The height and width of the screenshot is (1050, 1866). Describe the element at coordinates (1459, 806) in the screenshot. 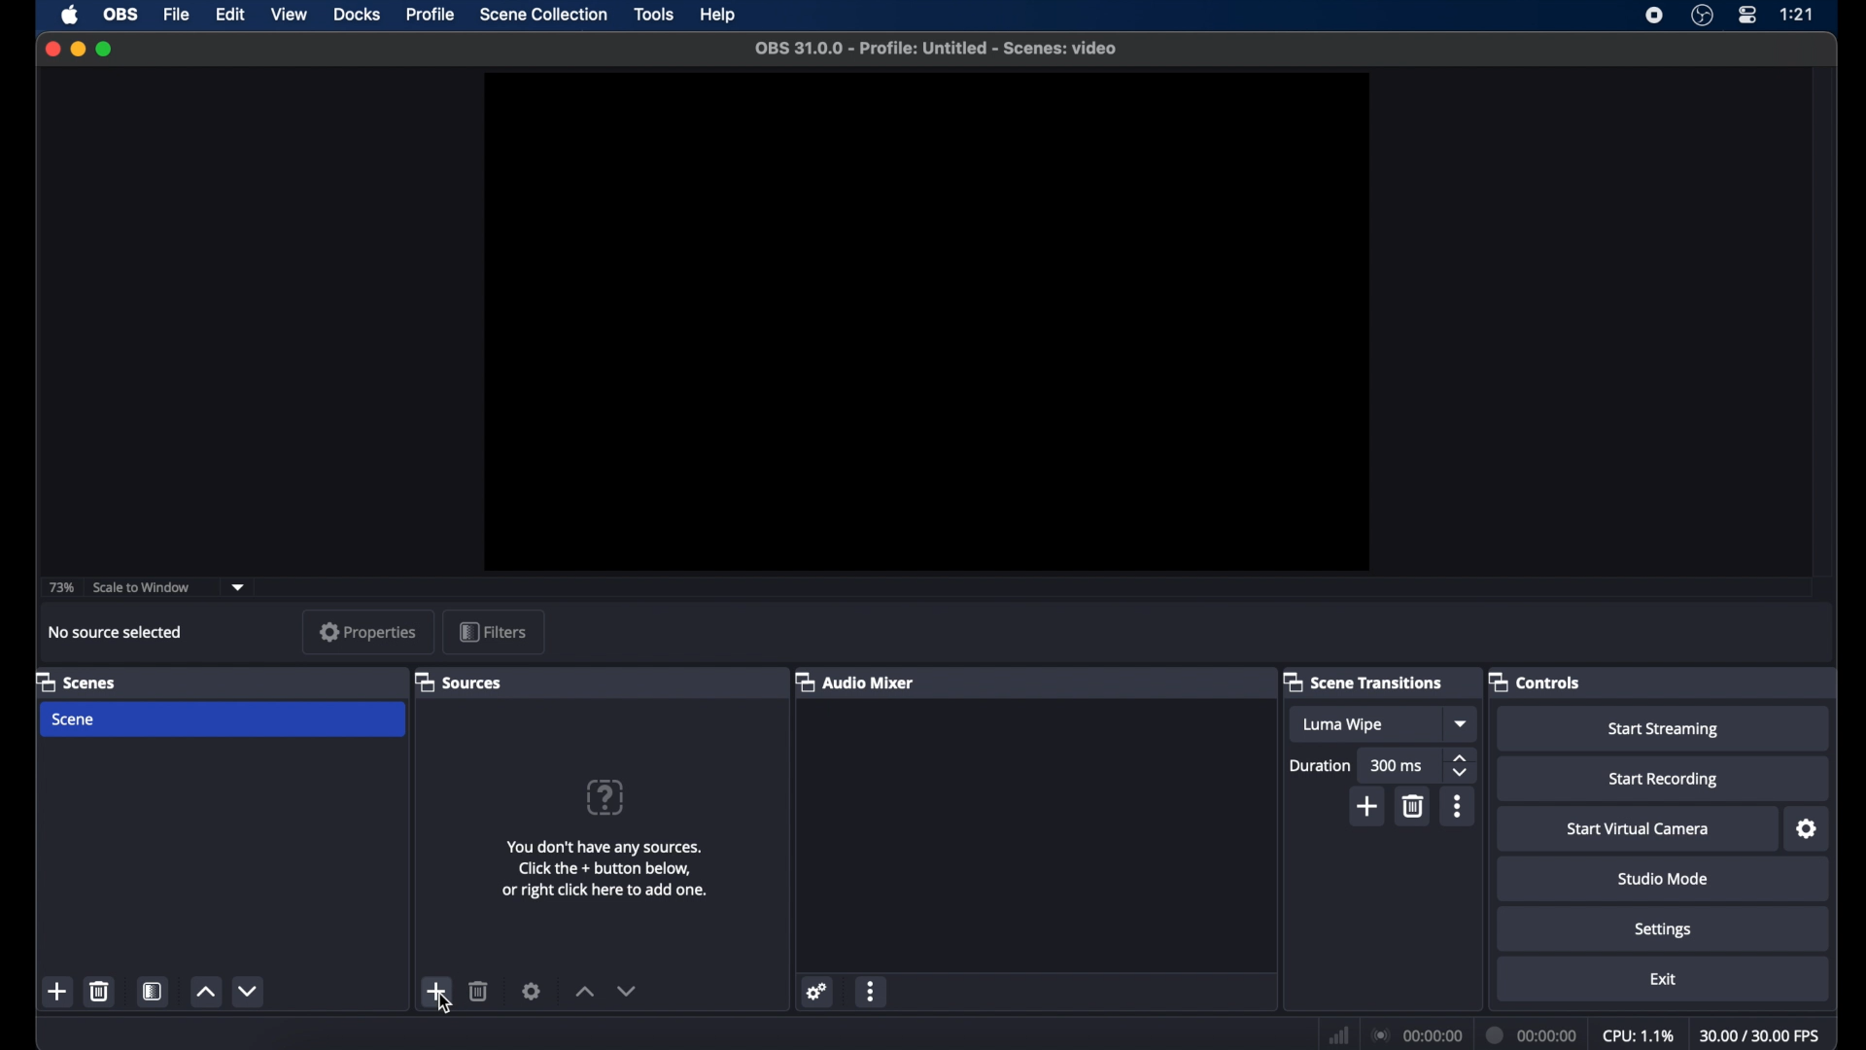

I see `more options` at that location.